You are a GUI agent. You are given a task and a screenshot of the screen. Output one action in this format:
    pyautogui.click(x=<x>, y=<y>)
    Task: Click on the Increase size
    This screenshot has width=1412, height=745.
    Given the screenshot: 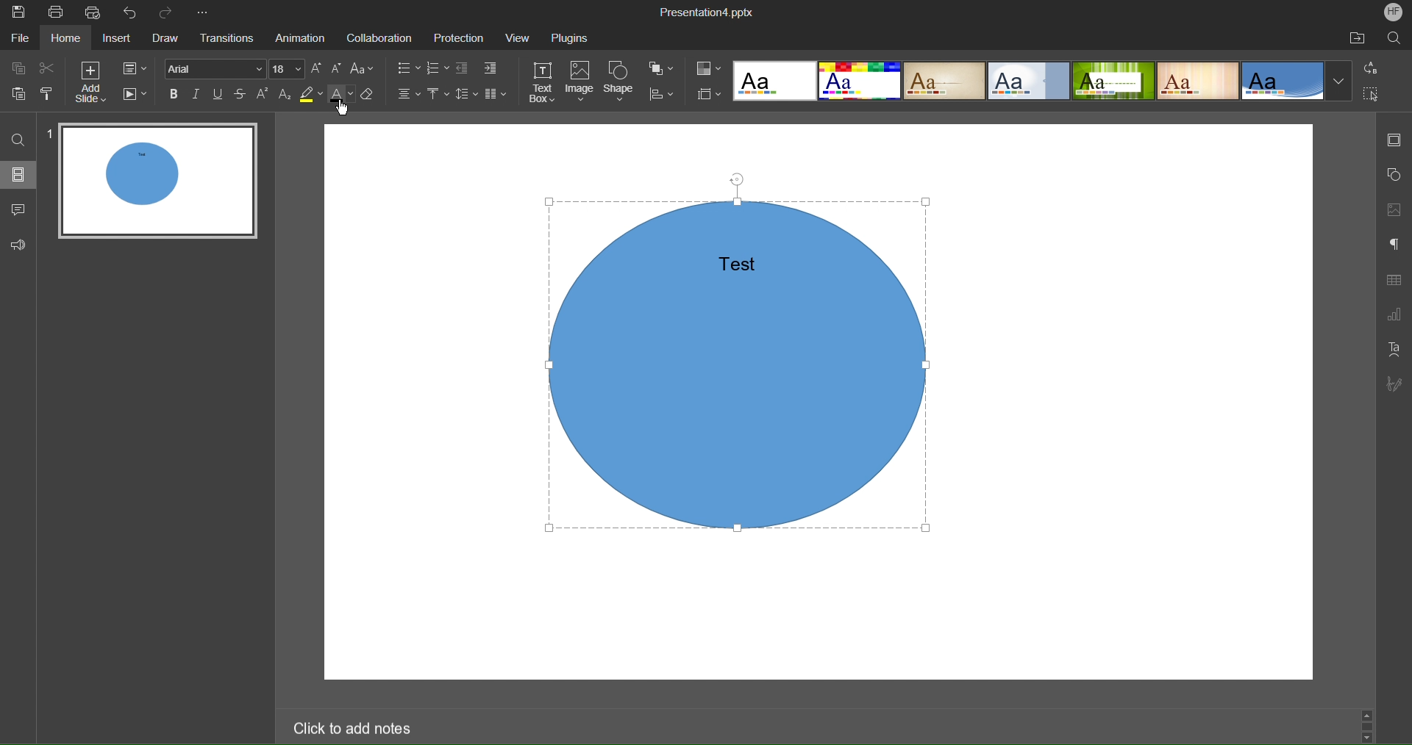 What is the action you would take?
    pyautogui.click(x=315, y=68)
    